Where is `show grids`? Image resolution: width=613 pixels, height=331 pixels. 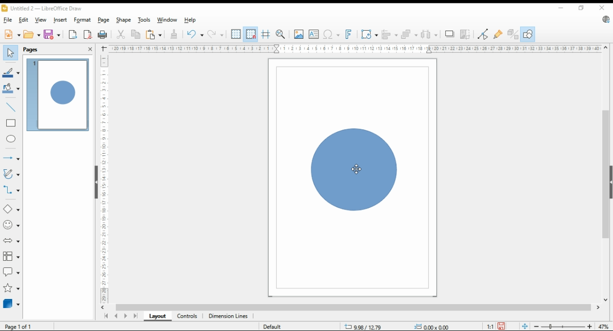 show grids is located at coordinates (236, 34).